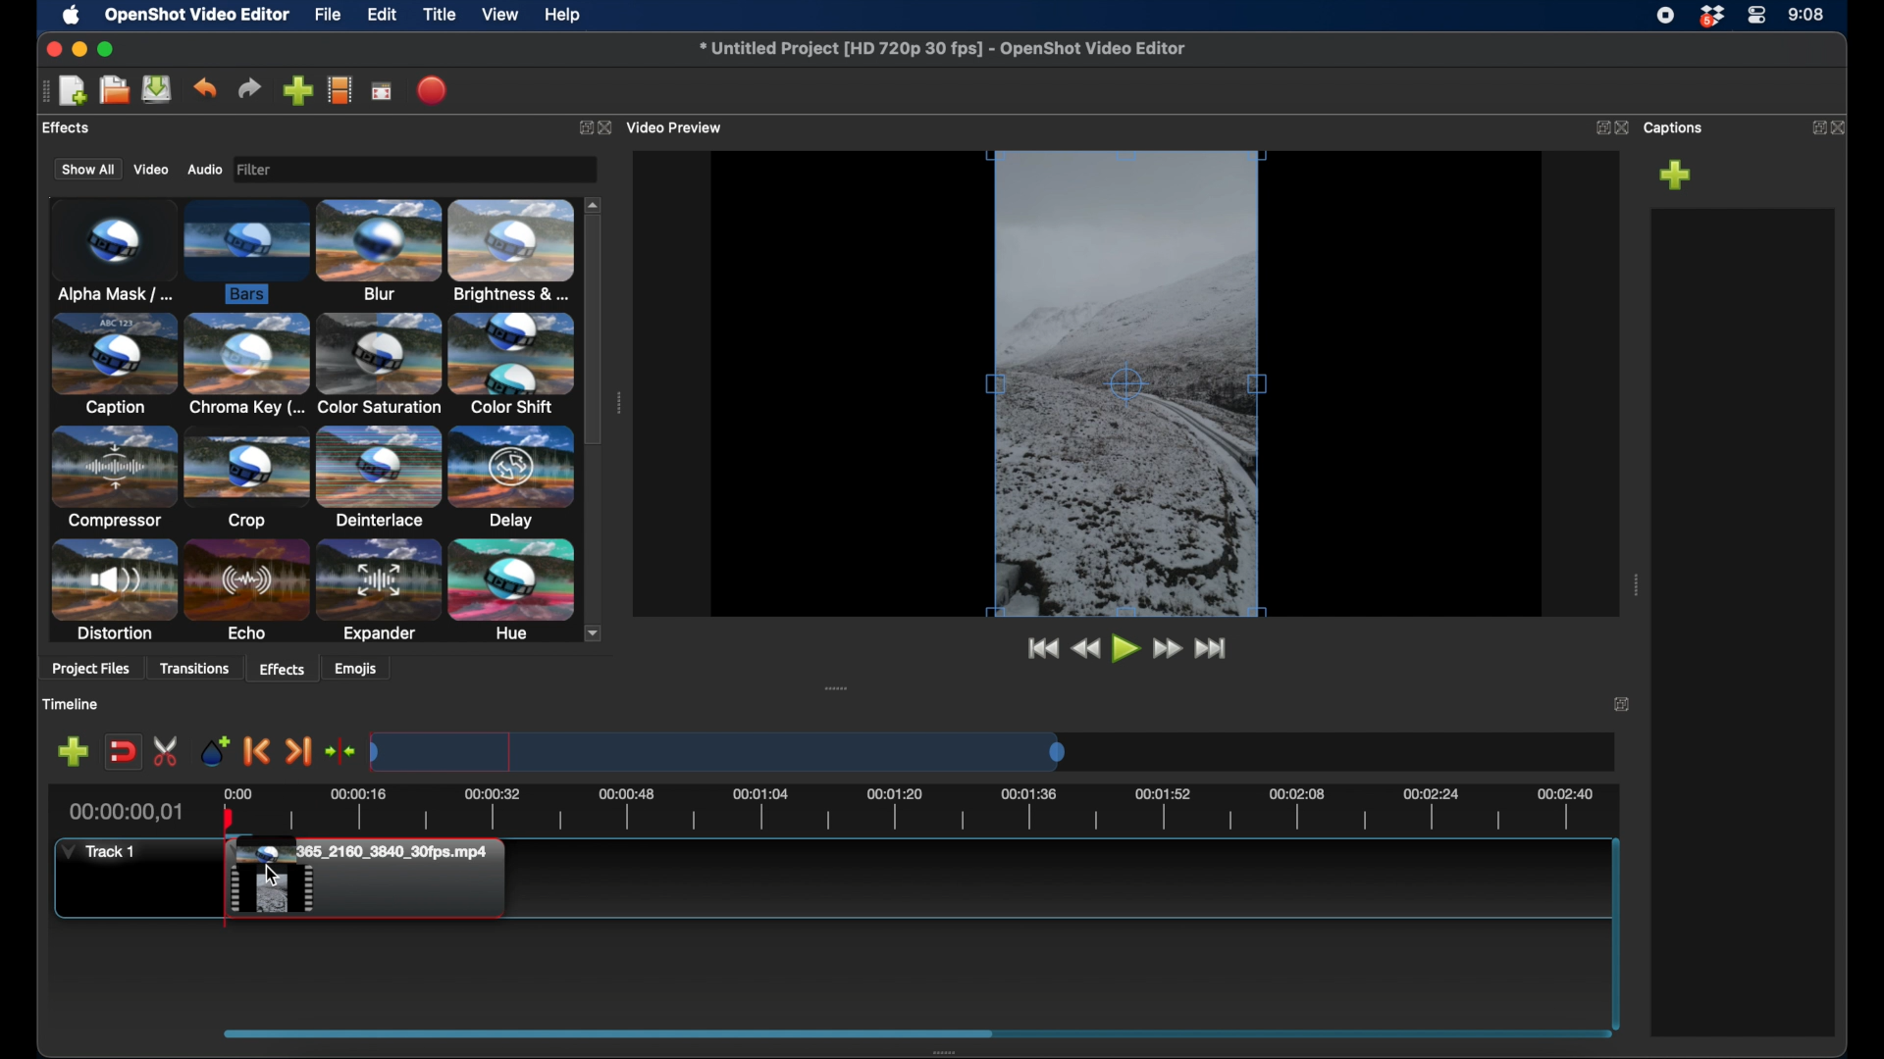  I want to click on export video, so click(430, 90).